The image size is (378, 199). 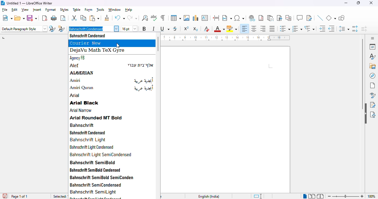 What do you see at coordinates (95, 18) in the screenshot?
I see `paste` at bounding box center [95, 18].